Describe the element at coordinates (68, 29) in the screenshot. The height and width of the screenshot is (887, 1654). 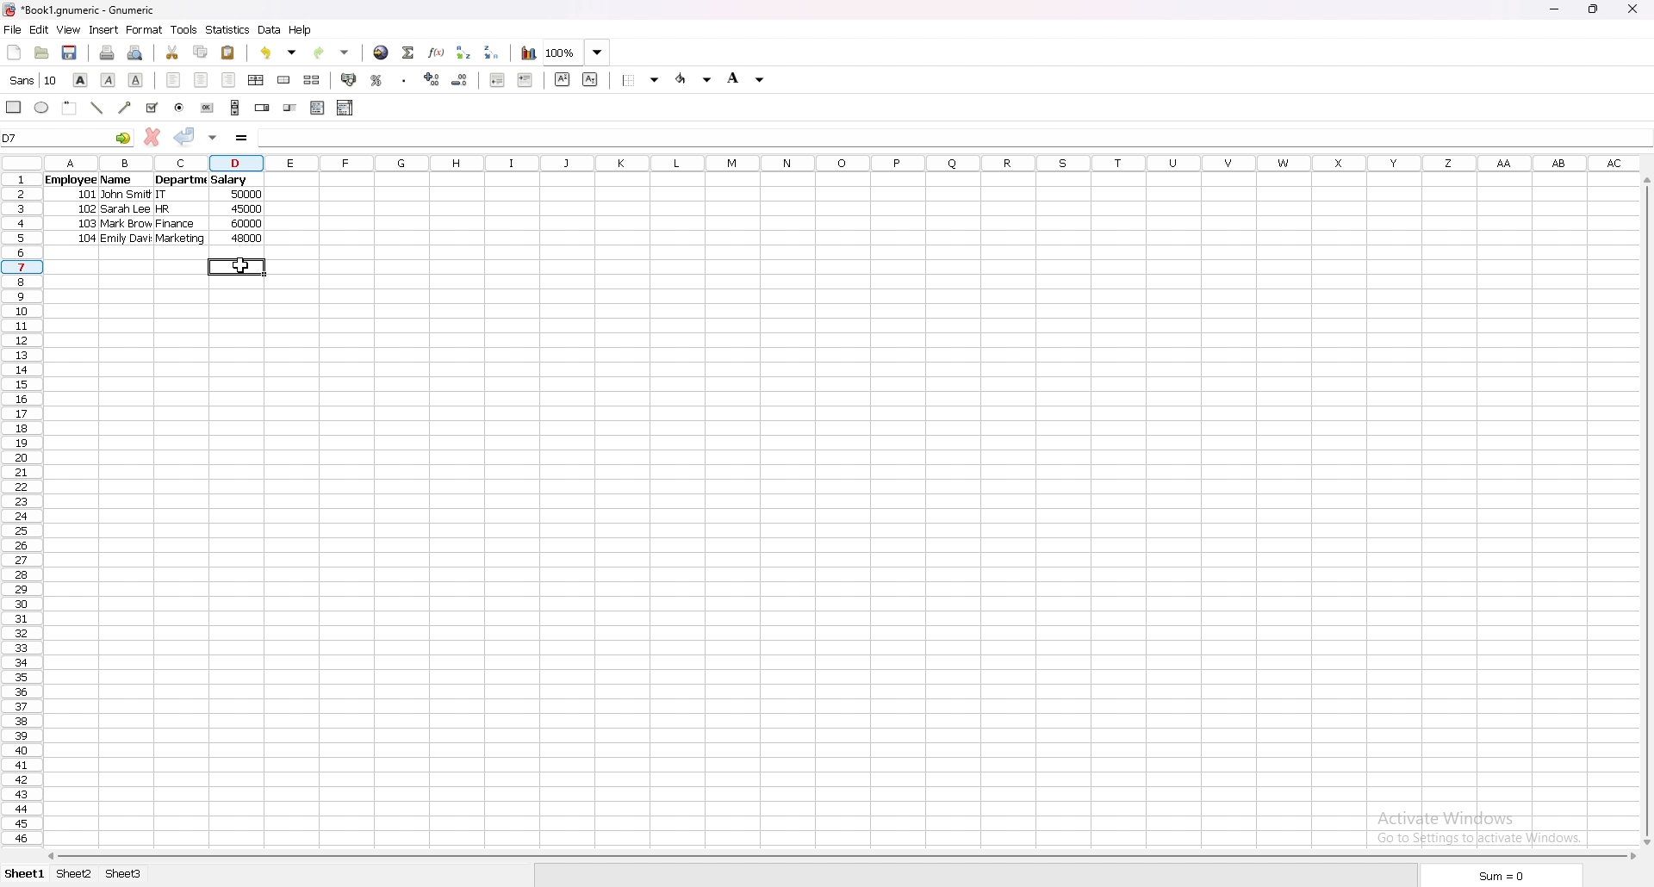
I see `view` at that location.